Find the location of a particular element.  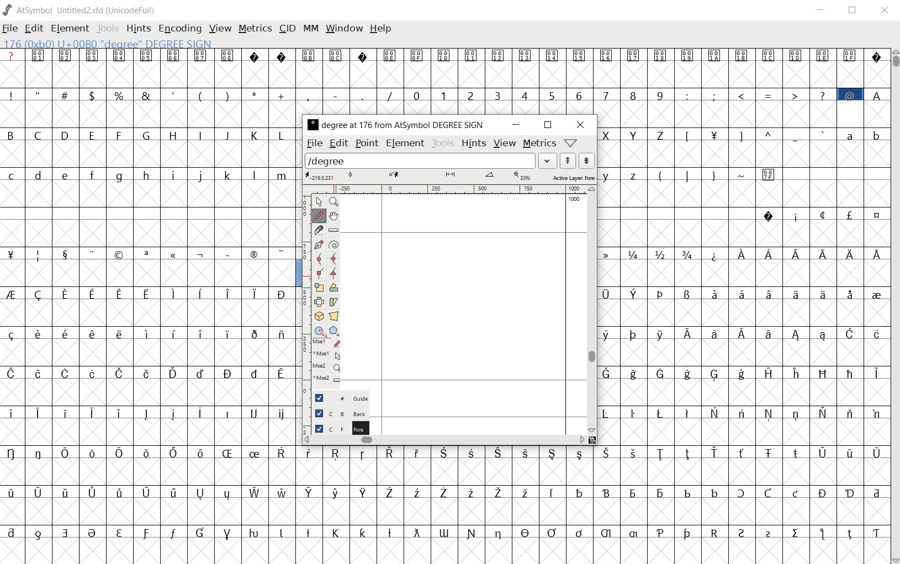

encoding is located at coordinates (180, 28).